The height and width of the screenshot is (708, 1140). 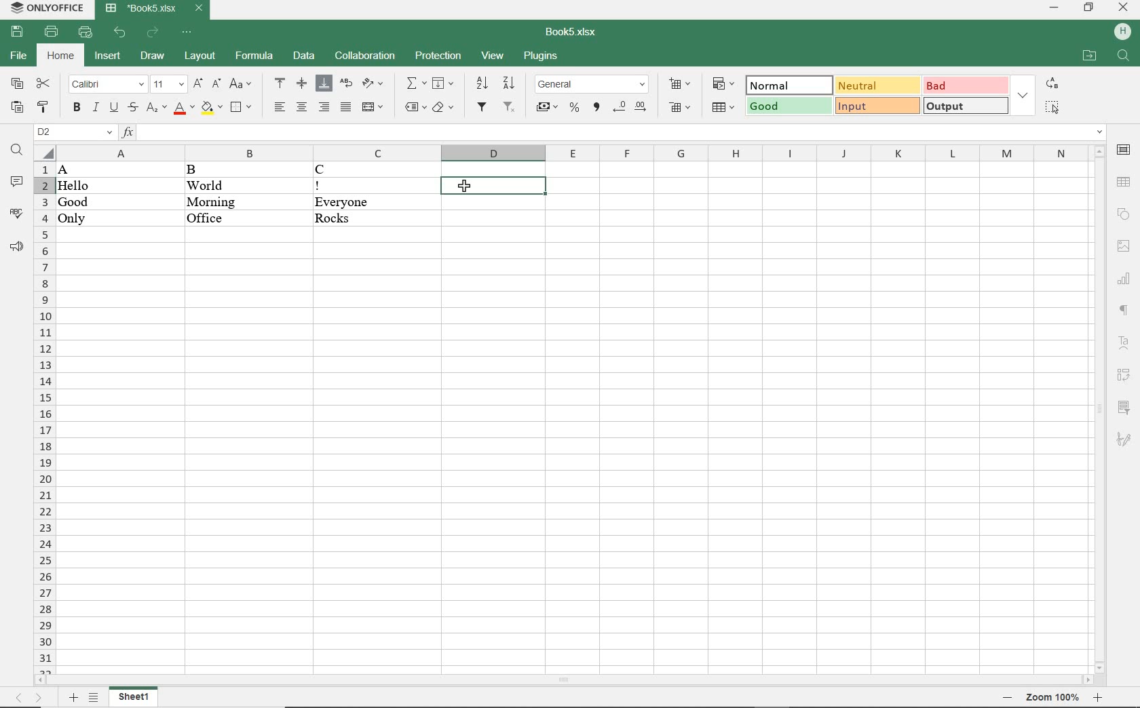 I want to click on MINIMIZE, so click(x=1054, y=8).